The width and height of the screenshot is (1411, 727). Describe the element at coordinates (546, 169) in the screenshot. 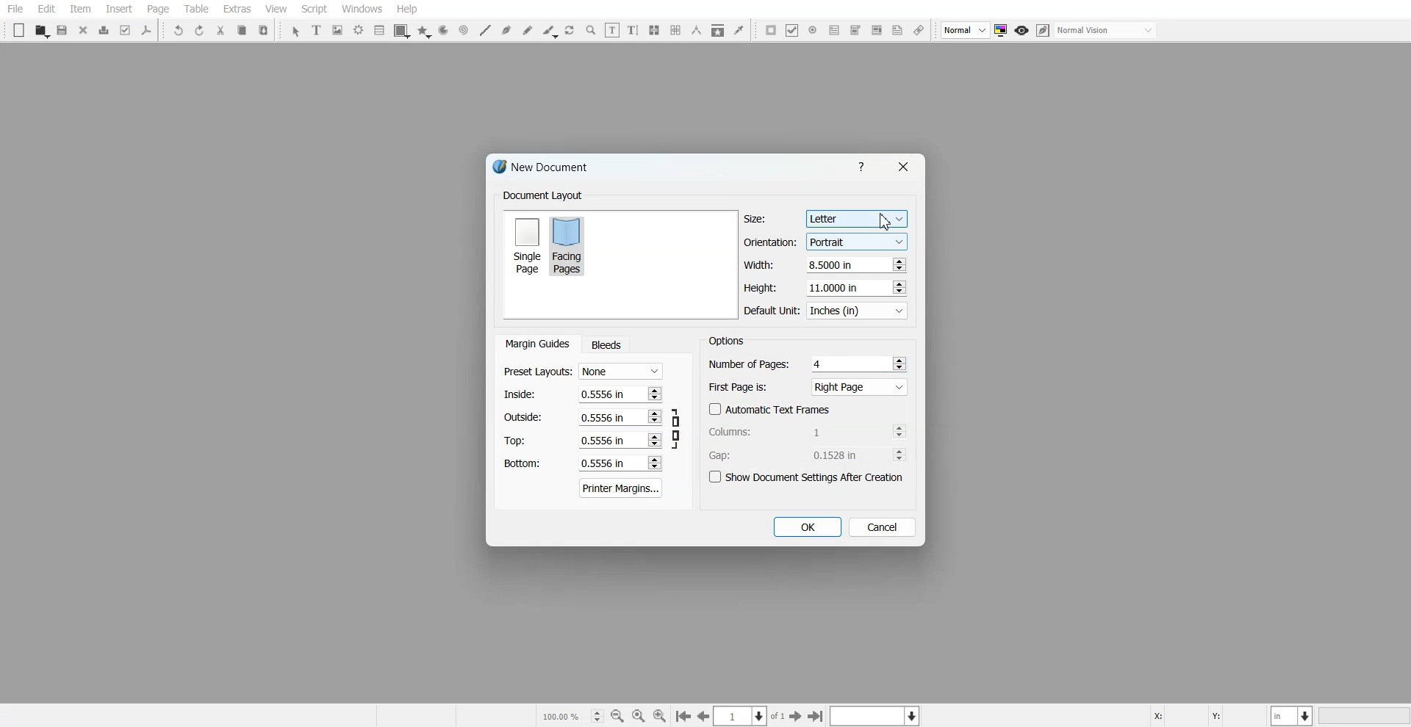

I see `Text` at that location.